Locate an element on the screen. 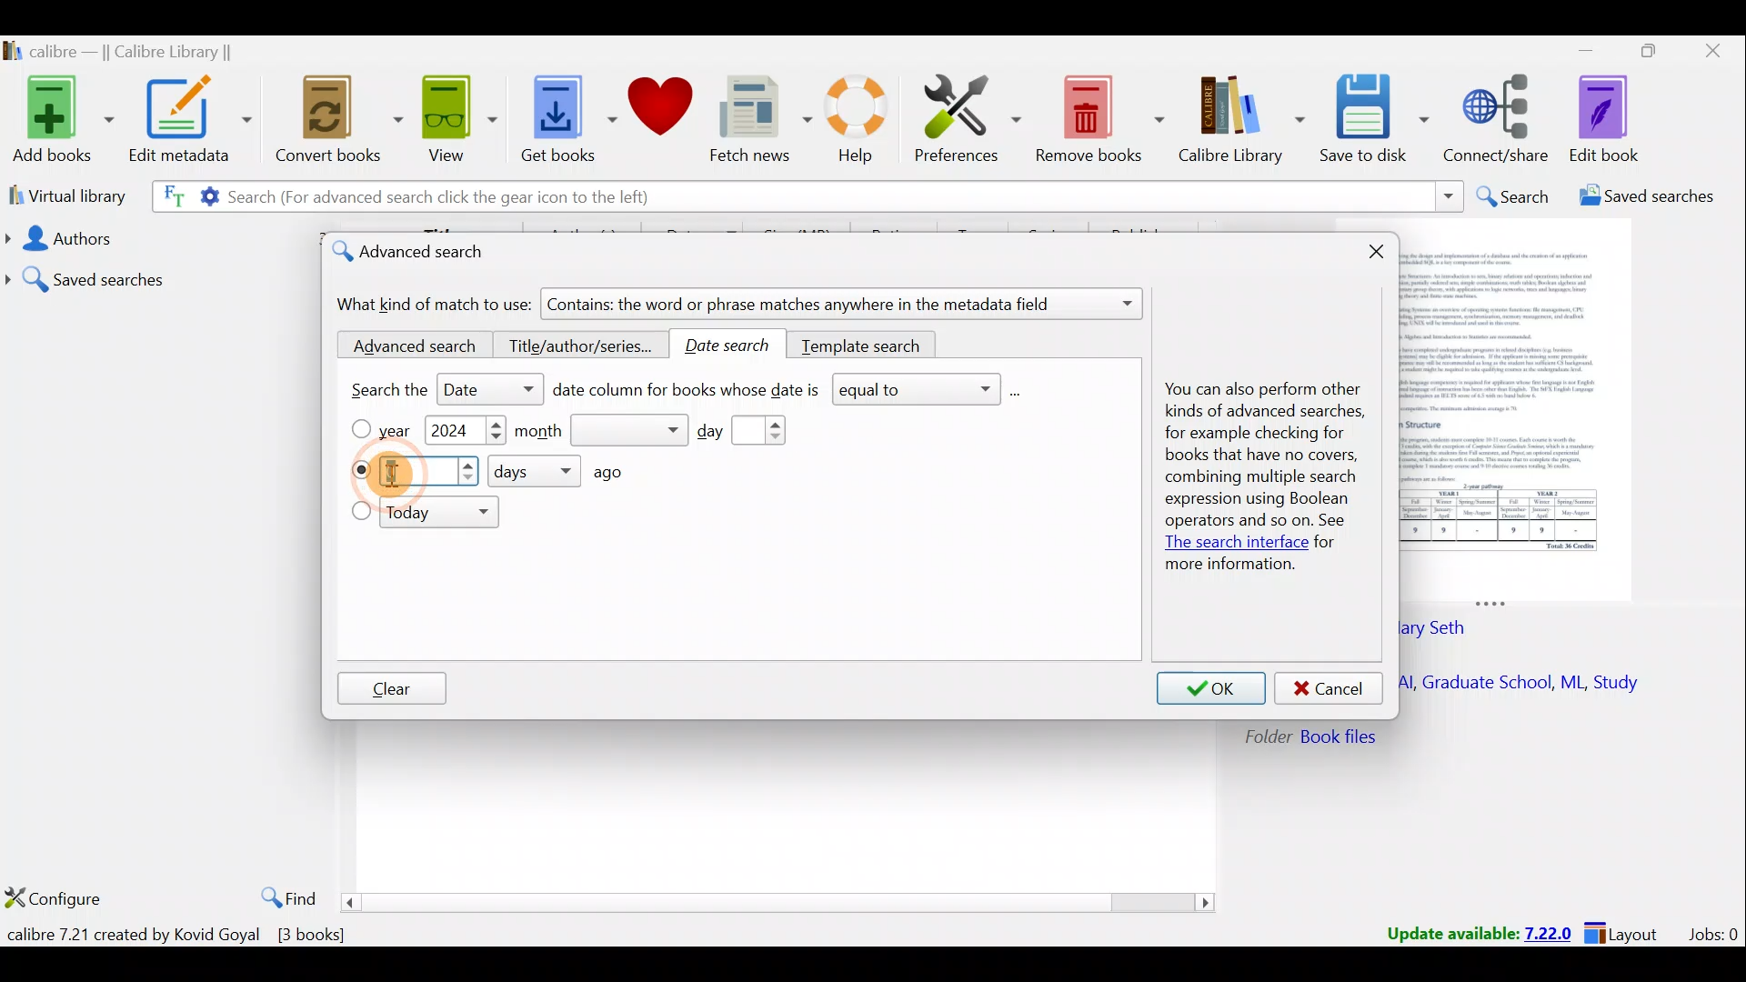  Configure is located at coordinates (55, 900).